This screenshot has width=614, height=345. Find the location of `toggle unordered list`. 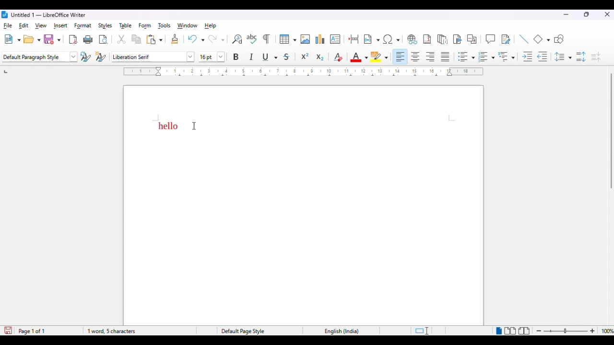

toggle unordered list is located at coordinates (466, 57).